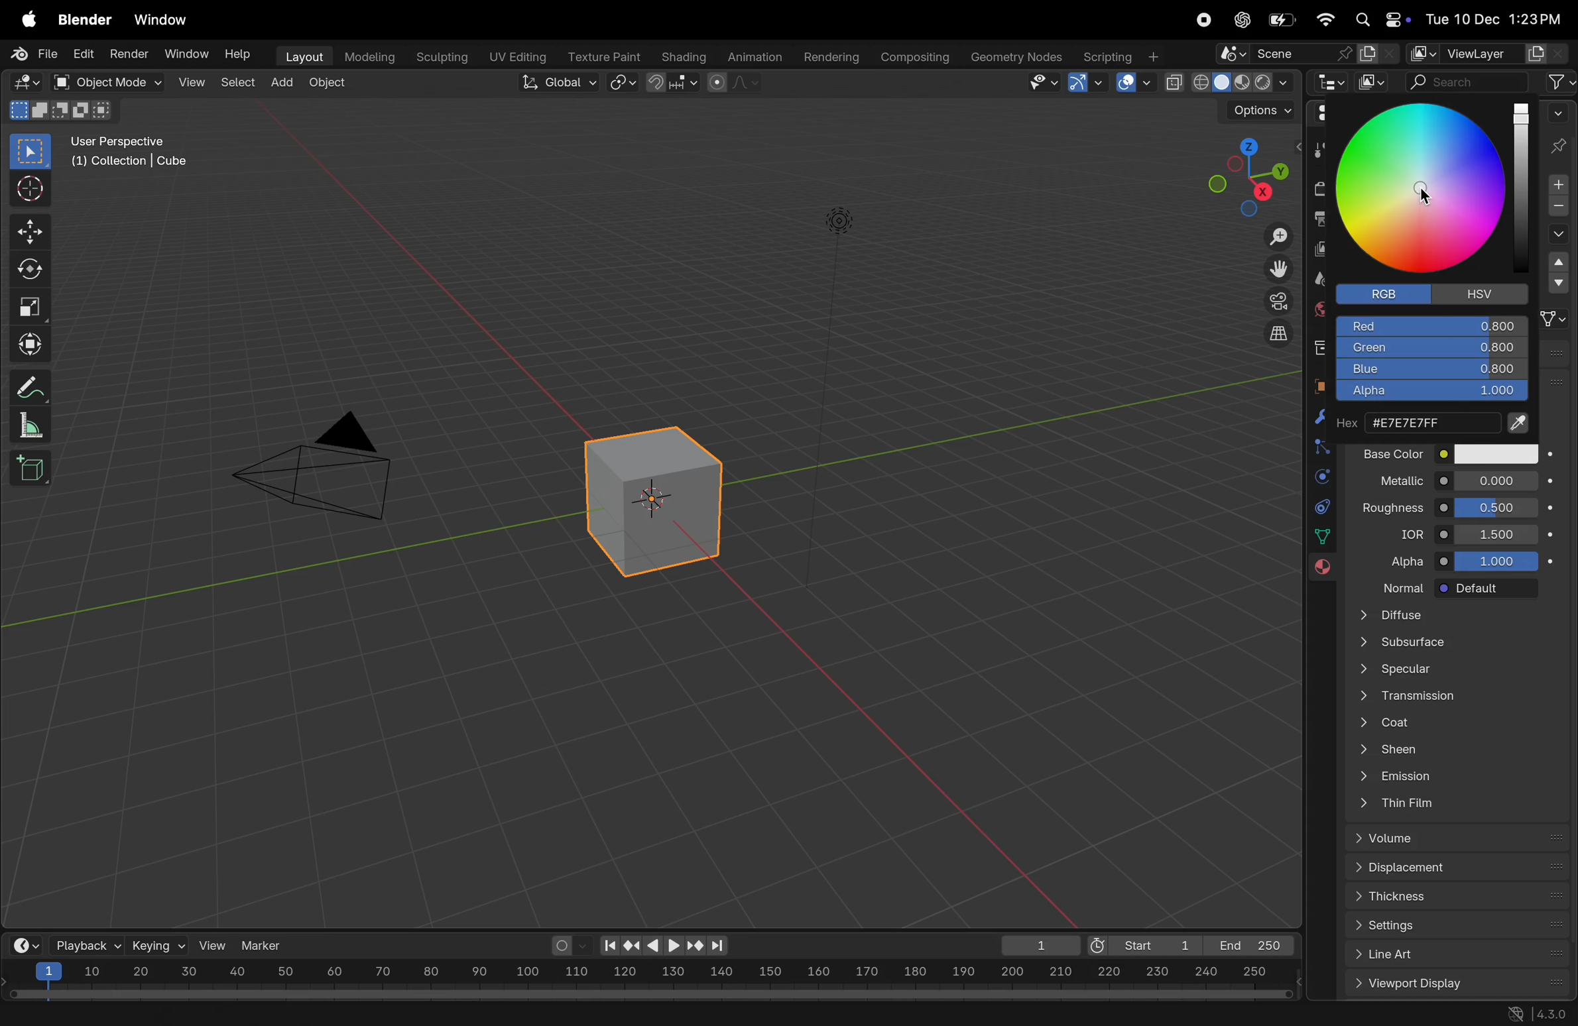 The image size is (1578, 1026). What do you see at coordinates (1041, 84) in the screenshot?
I see `visibility` at bounding box center [1041, 84].